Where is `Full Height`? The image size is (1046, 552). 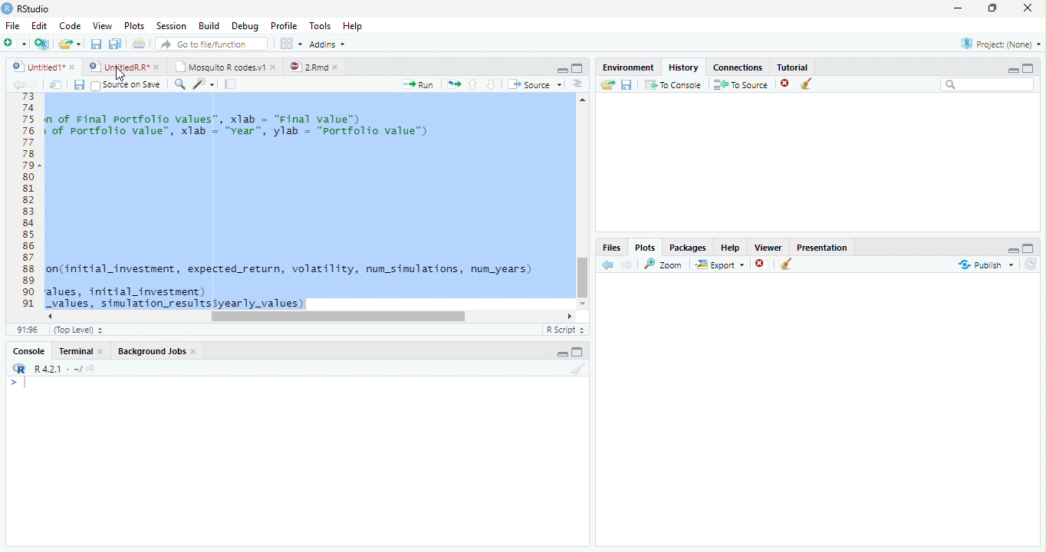
Full Height is located at coordinates (1029, 67).